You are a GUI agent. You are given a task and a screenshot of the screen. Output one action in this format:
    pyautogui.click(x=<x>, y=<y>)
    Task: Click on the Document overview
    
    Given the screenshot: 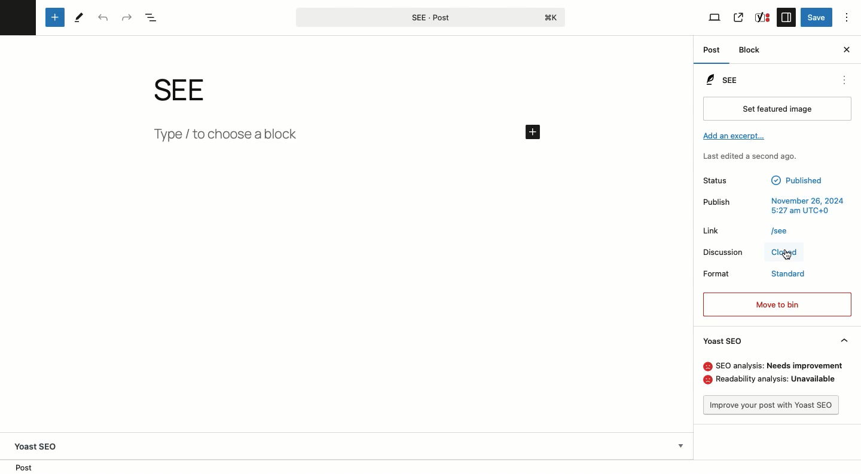 What is the action you would take?
    pyautogui.click(x=153, y=17)
    